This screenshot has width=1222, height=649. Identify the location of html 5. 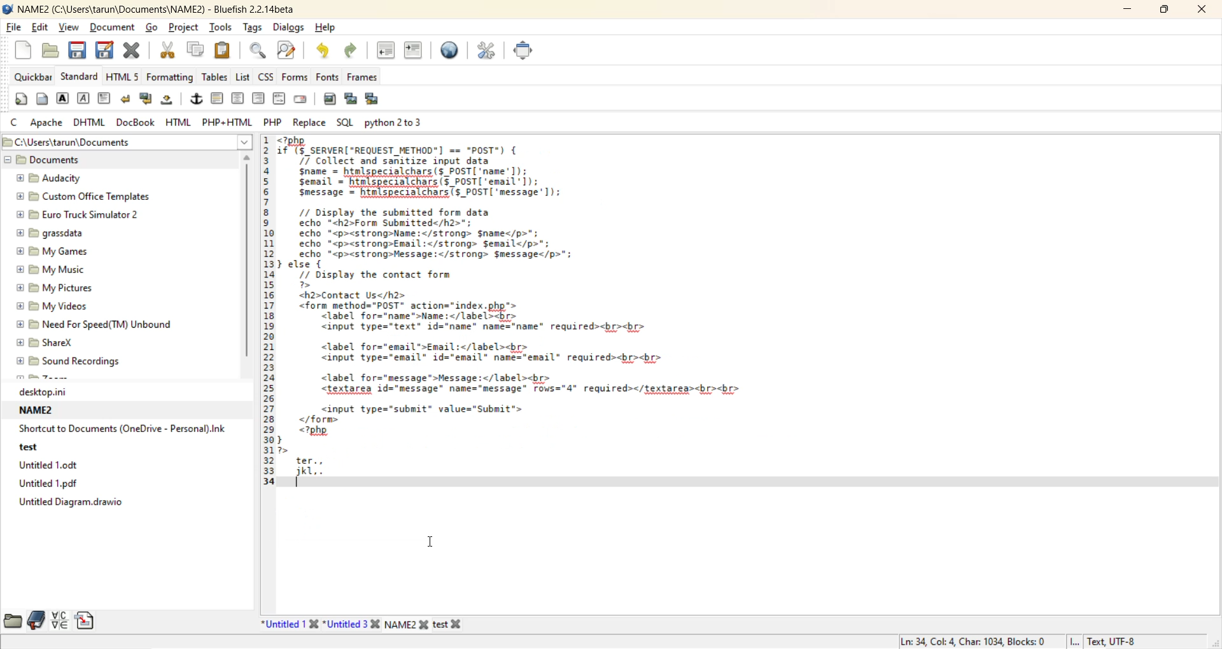
(124, 76).